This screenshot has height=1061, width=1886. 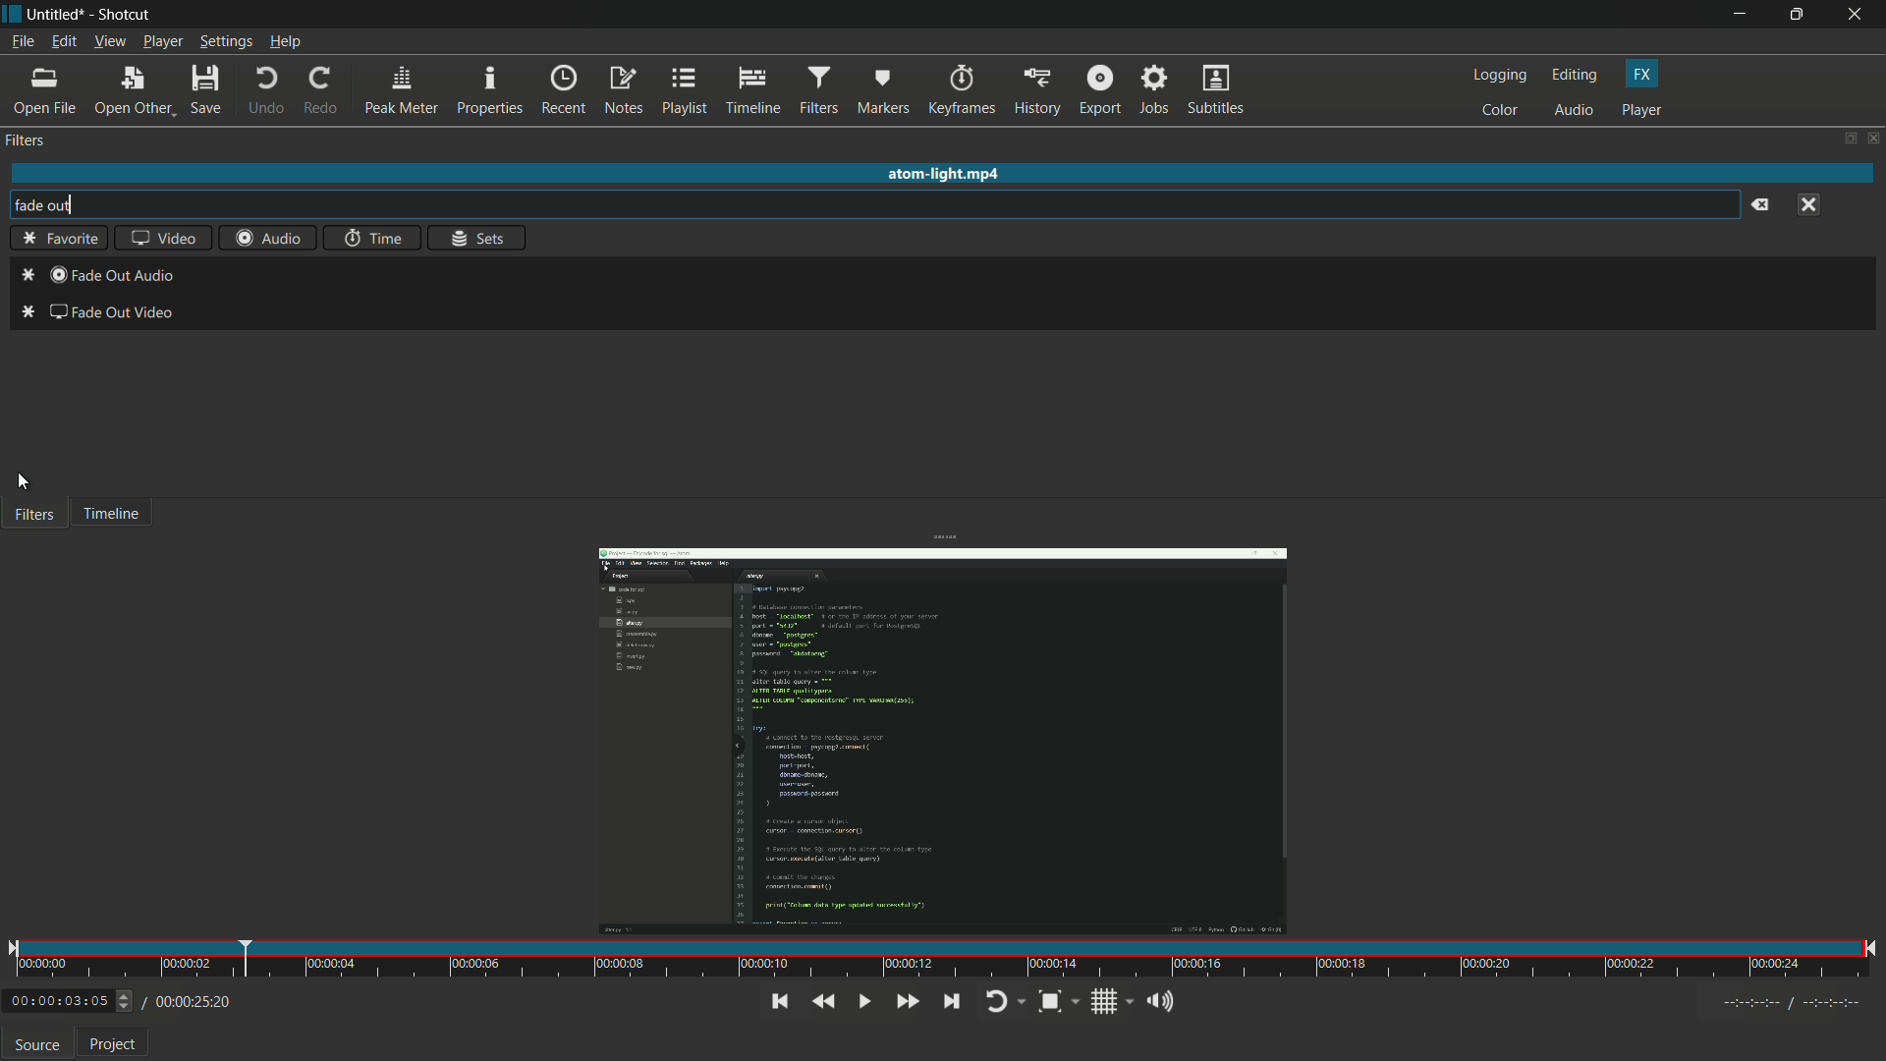 I want to click on current time, so click(x=57, y=1002).